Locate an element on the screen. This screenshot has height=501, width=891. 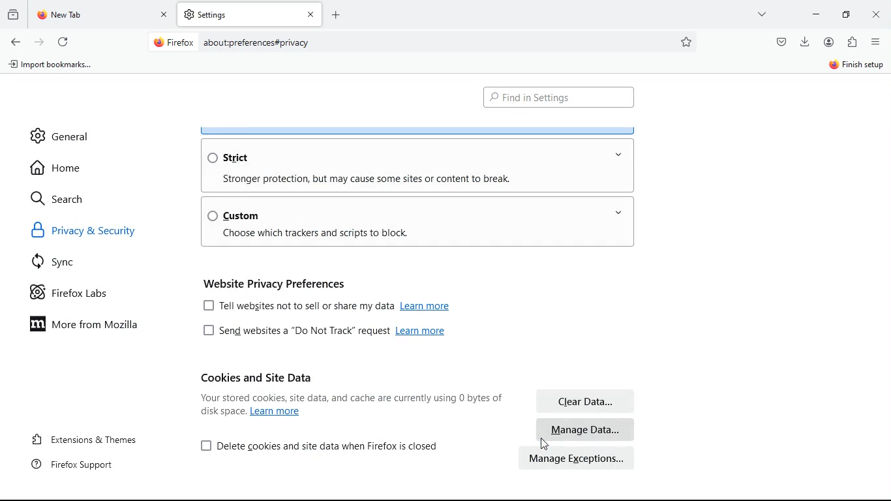
[J Delete cookies and site data when Firefox is closed is located at coordinates (321, 445).